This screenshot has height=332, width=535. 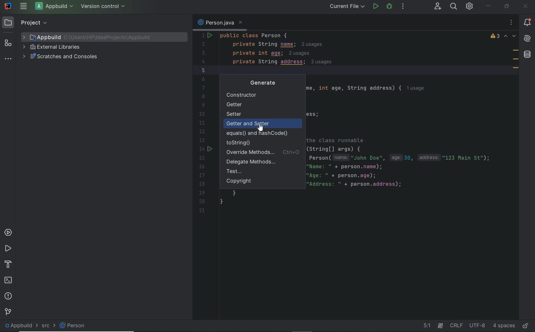 What do you see at coordinates (44, 327) in the screenshot?
I see `src` at bounding box center [44, 327].